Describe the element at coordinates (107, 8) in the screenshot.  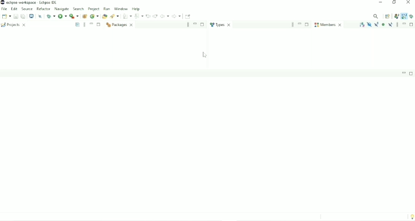
I see `Run` at that location.